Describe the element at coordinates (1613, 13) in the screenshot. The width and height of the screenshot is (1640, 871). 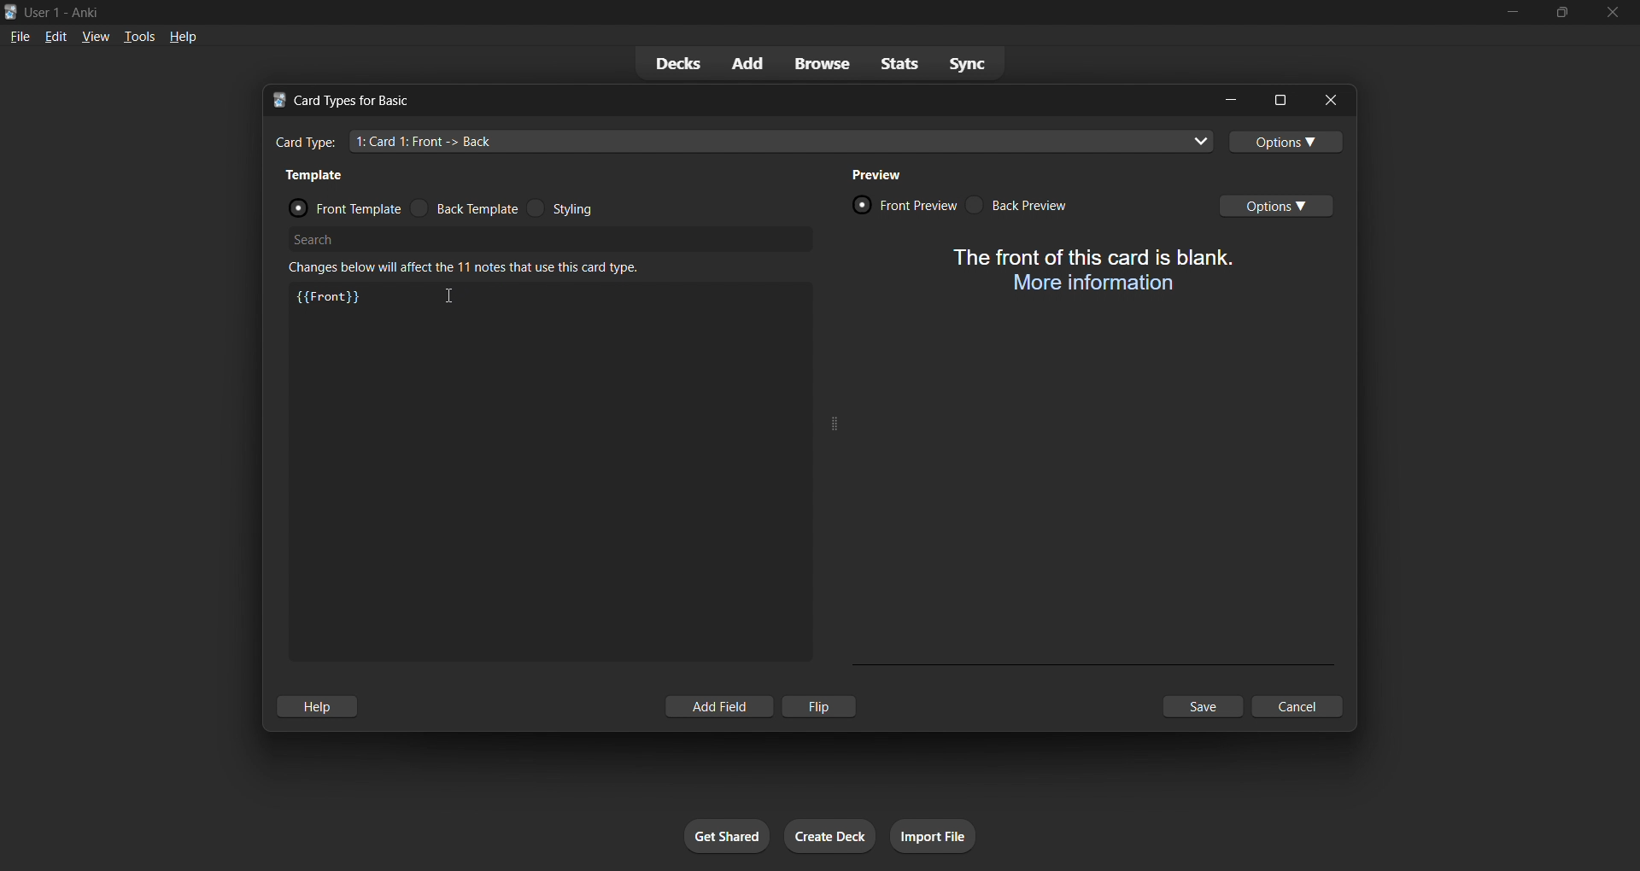
I see `close` at that location.